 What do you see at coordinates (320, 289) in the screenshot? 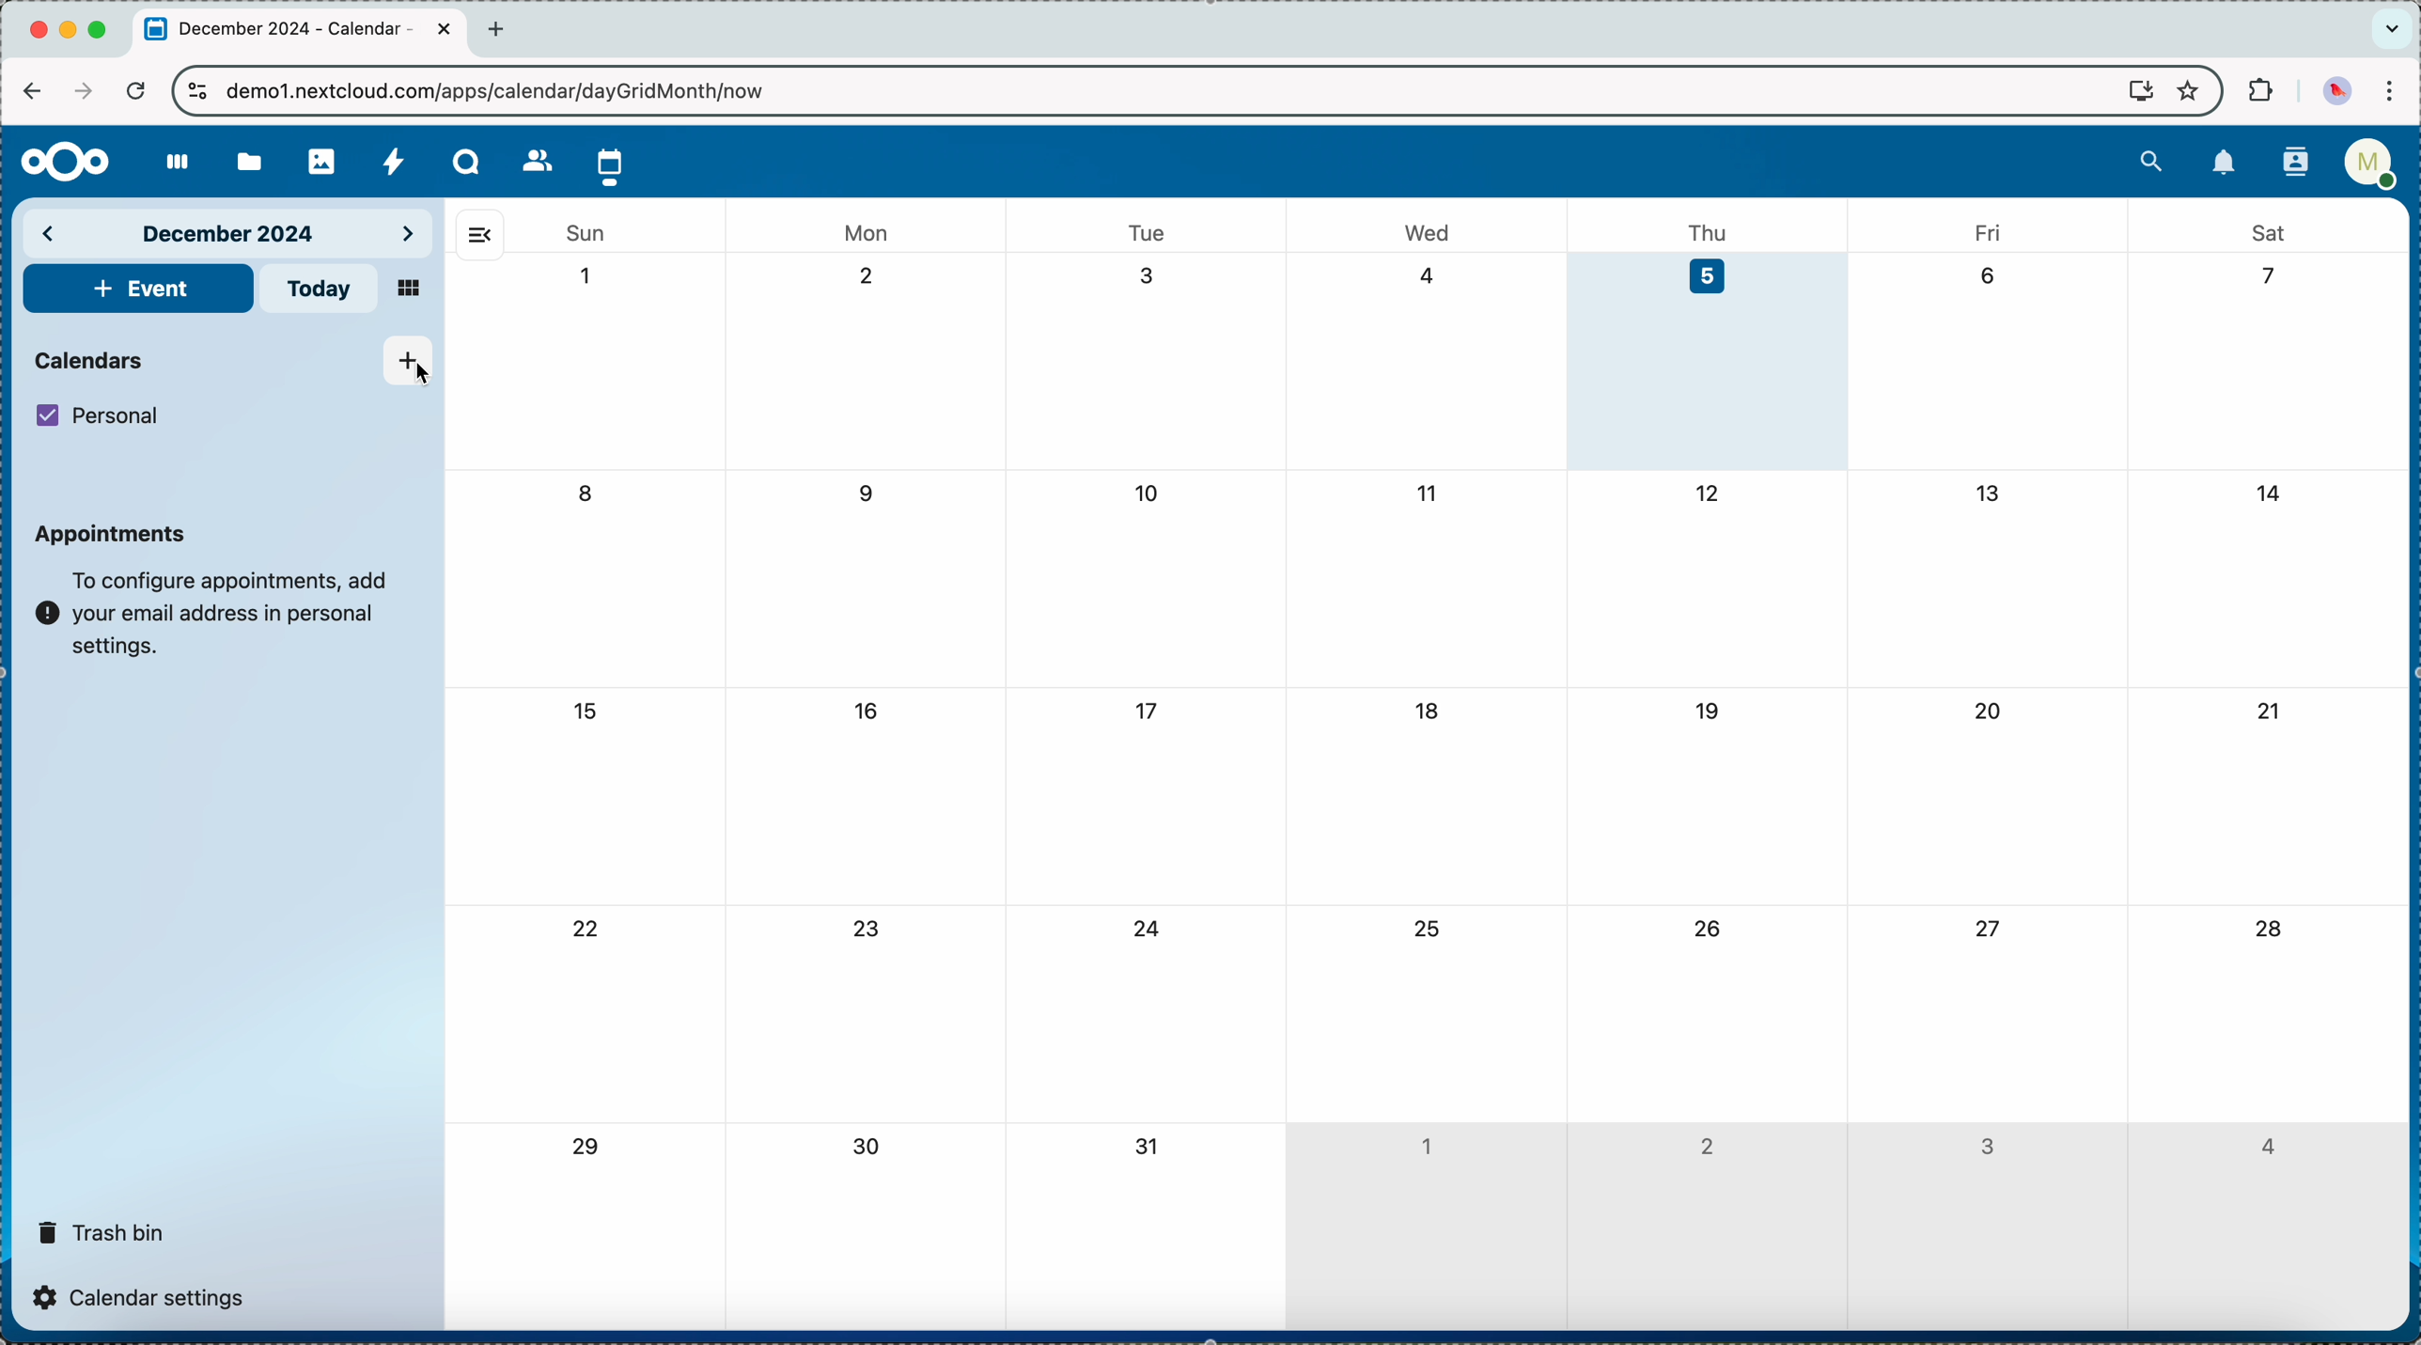
I see `today` at bounding box center [320, 289].